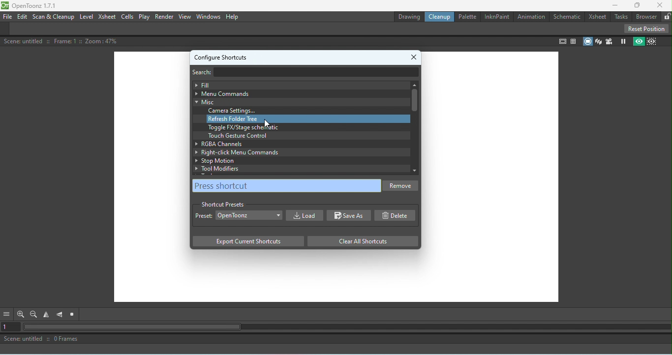 The height and width of the screenshot is (355, 672). Describe the element at coordinates (597, 16) in the screenshot. I see `Xsheet` at that location.